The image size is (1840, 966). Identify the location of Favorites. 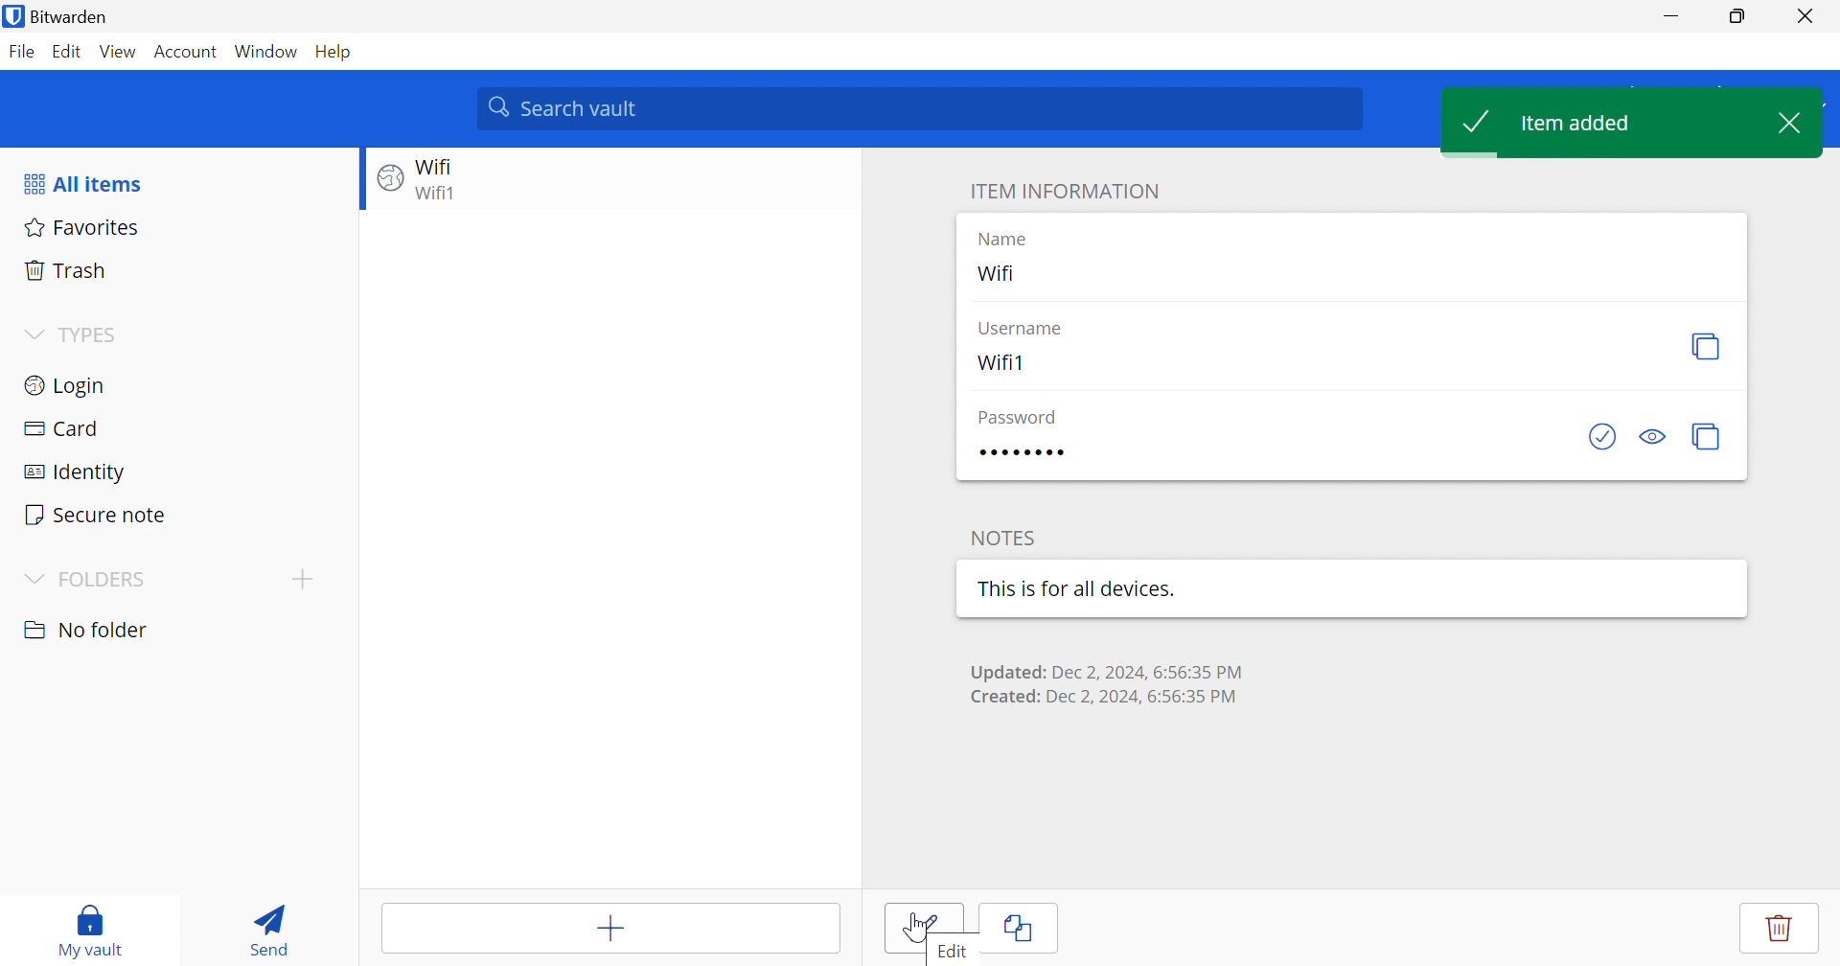
(79, 225).